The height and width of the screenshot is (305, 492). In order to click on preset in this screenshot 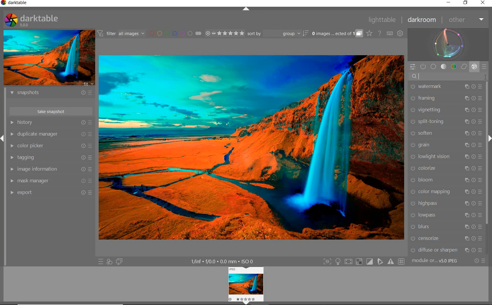, I will do `click(485, 66)`.